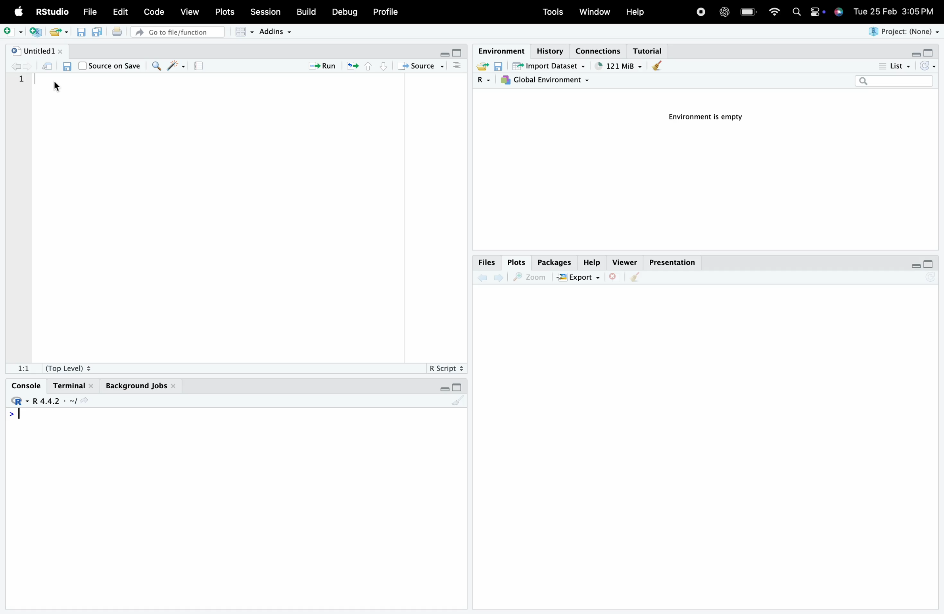  What do you see at coordinates (446, 367) in the screenshot?
I see `R Script` at bounding box center [446, 367].